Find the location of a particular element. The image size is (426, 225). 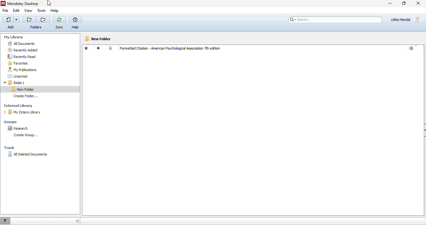

edit is located at coordinates (17, 11).